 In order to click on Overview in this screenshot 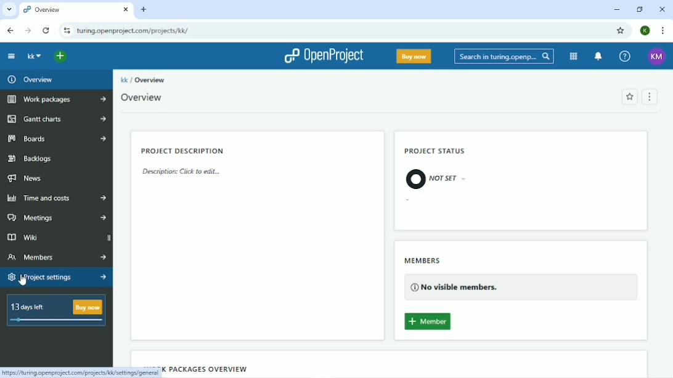, I will do `click(151, 79)`.